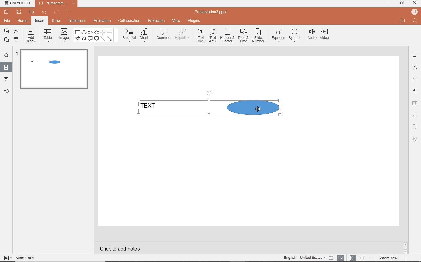  What do you see at coordinates (56, 4) in the screenshot?
I see `Presentation2.pptx` at bounding box center [56, 4].